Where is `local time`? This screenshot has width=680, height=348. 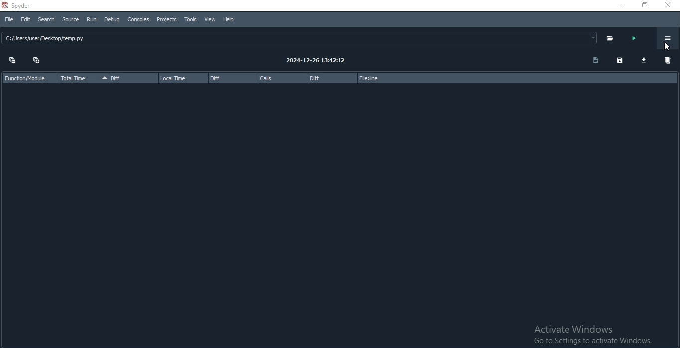
local time is located at coordinates (183, 77).